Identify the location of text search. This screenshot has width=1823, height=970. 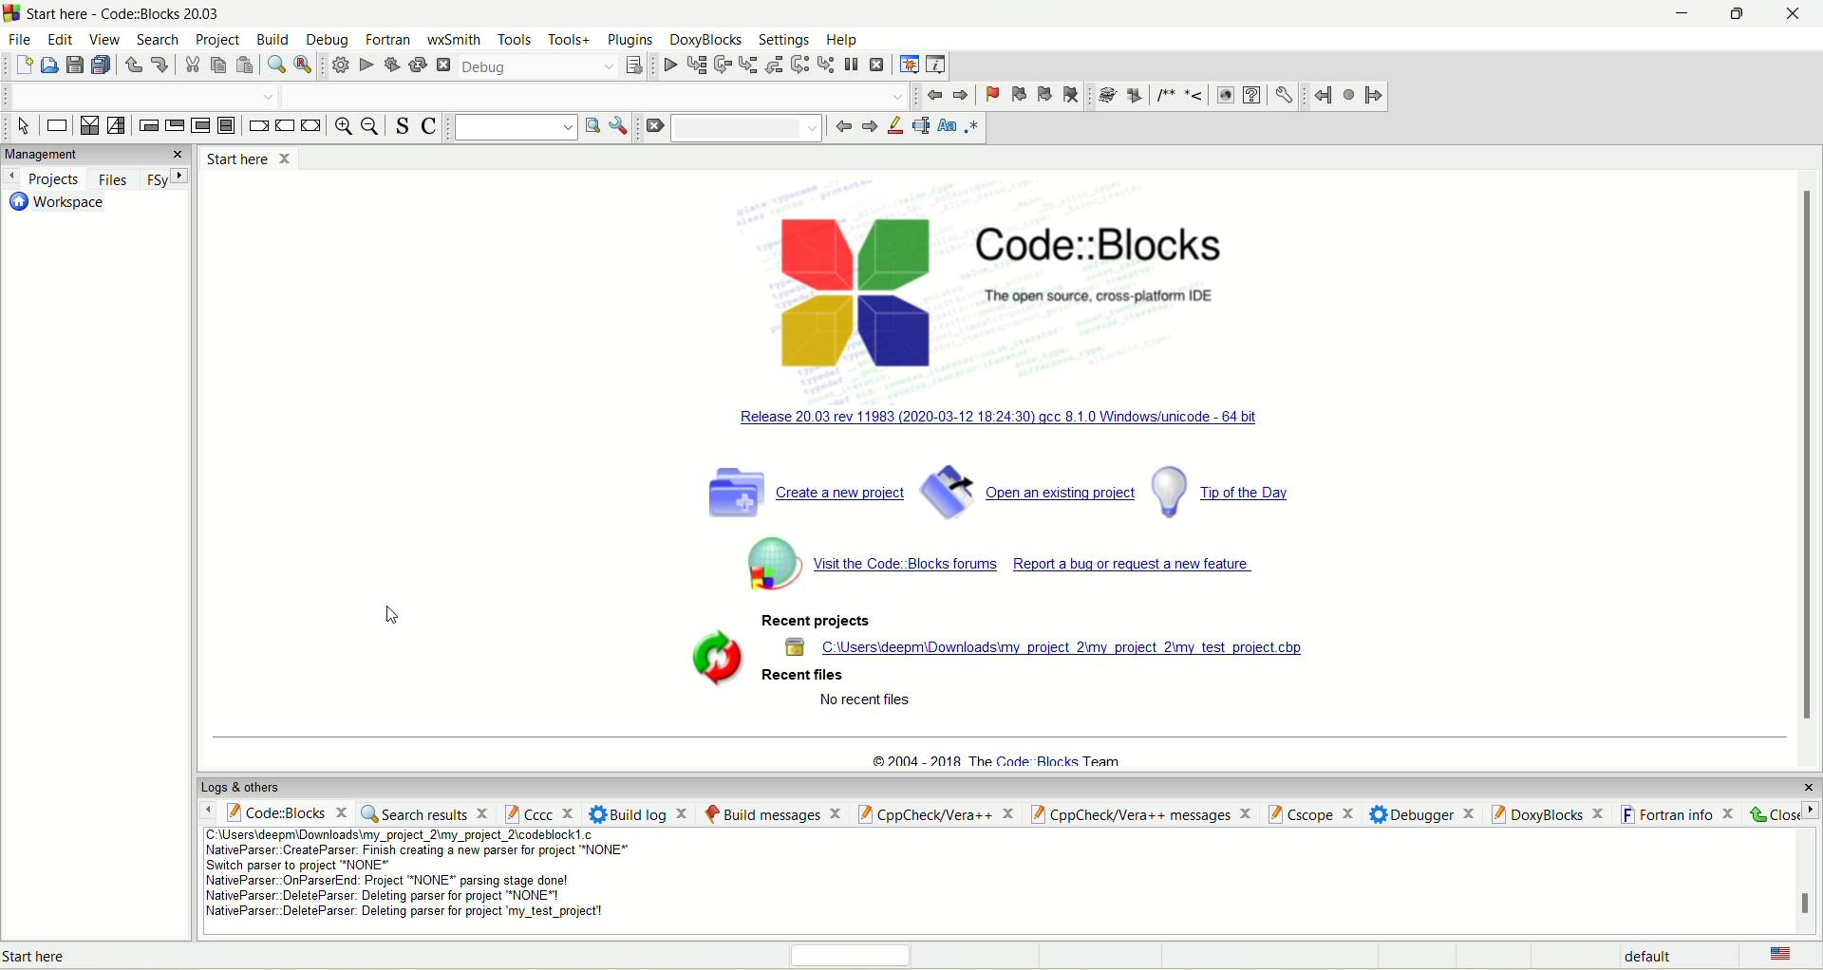
(511, 128).